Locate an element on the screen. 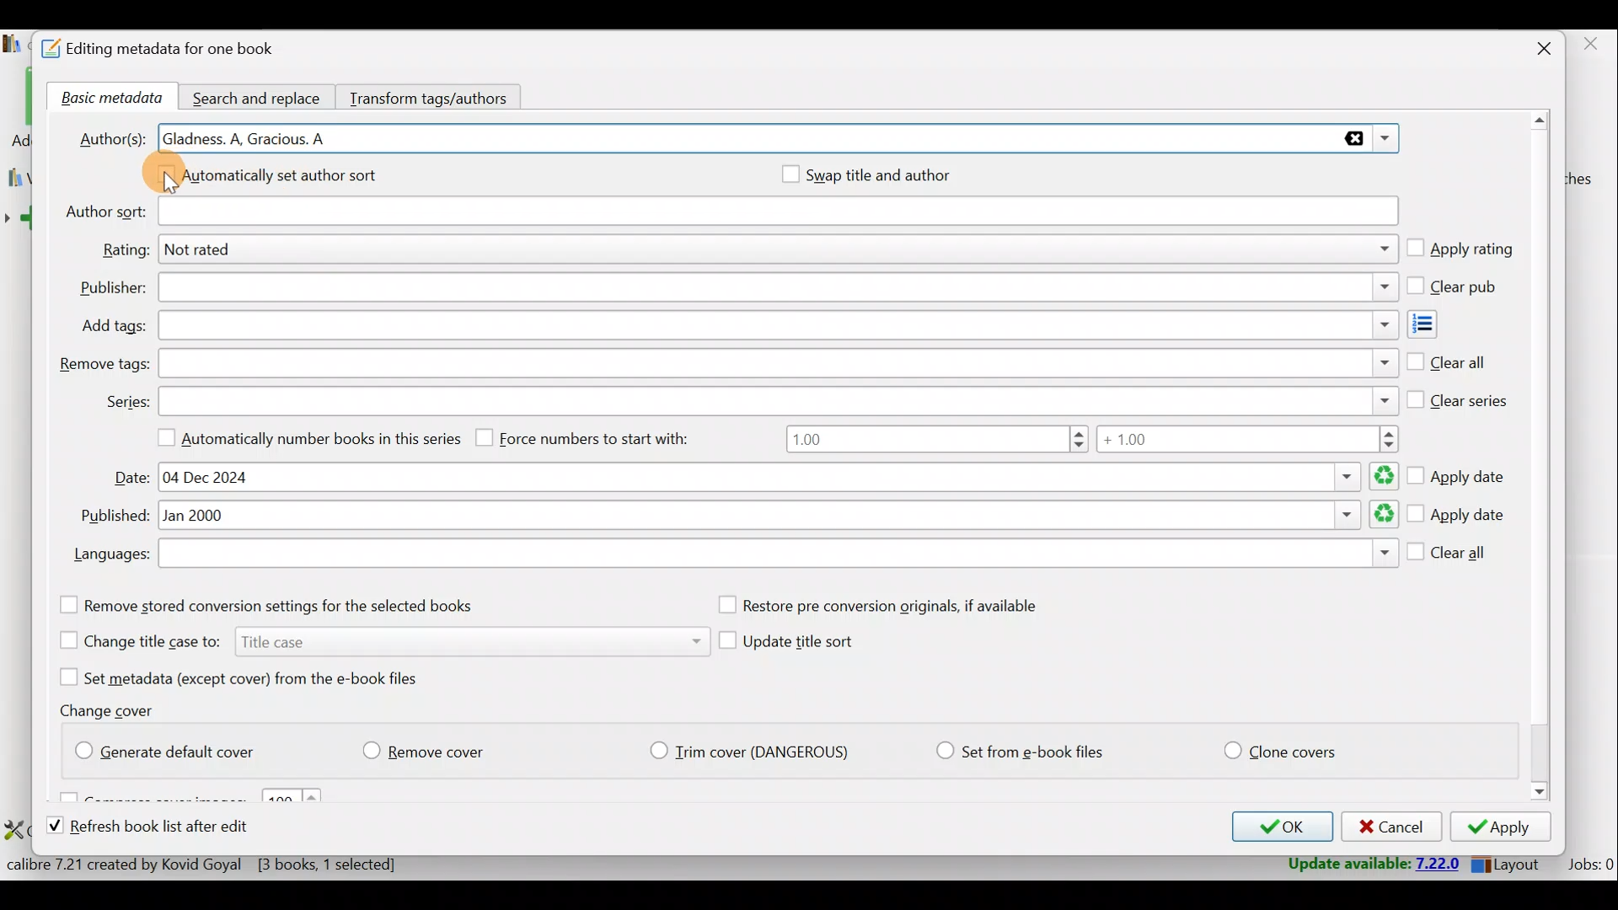  Clear all is located at coordinates (1447, 359).